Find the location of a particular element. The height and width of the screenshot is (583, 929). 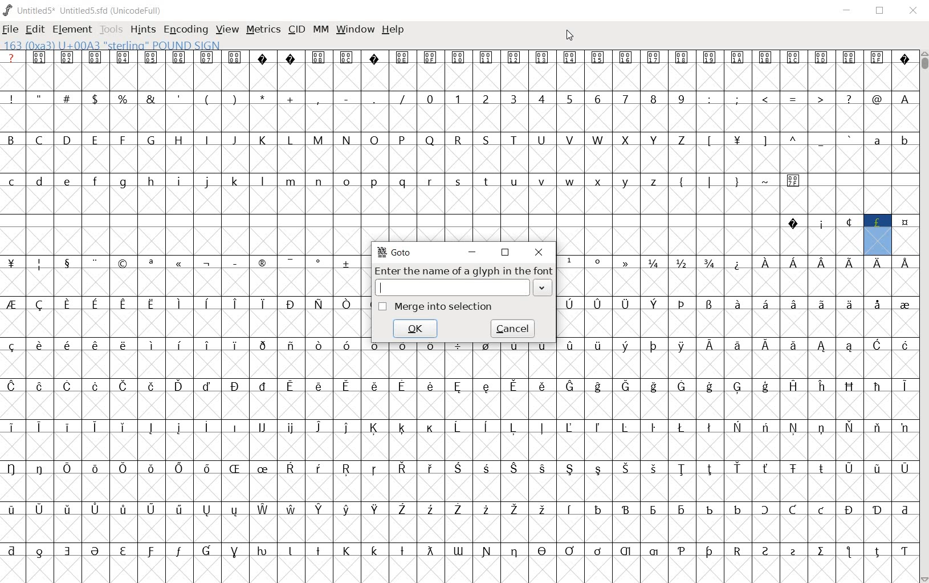

FILE is located at coordinates (11, 29).